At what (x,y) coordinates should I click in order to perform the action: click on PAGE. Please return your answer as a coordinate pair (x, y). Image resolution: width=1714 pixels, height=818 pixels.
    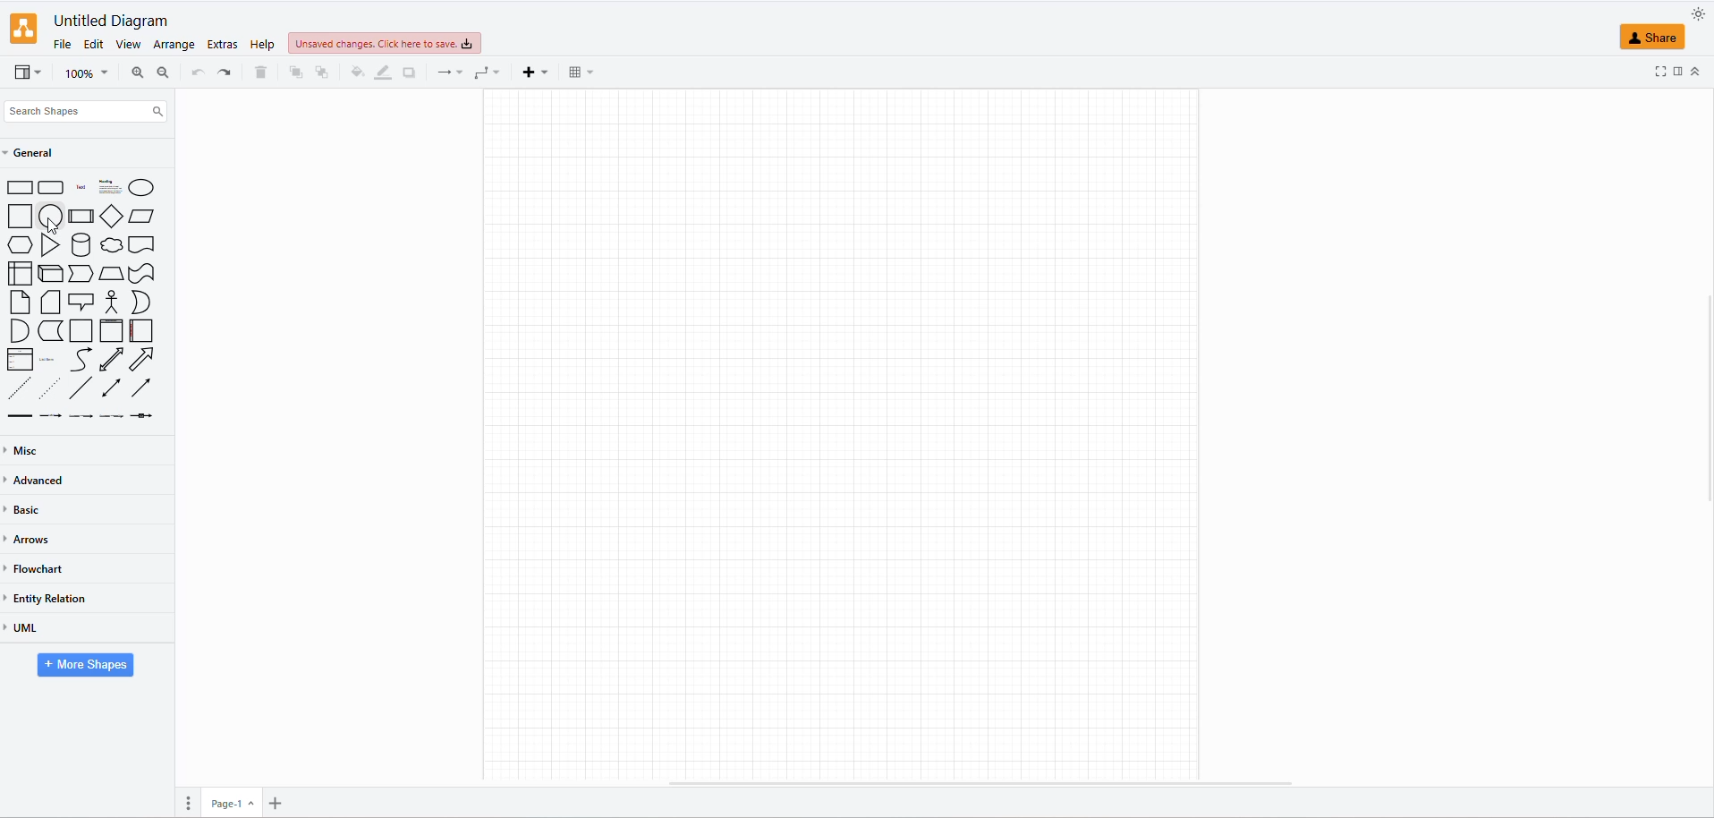
    Looking at the image, I should click on (232, 798).